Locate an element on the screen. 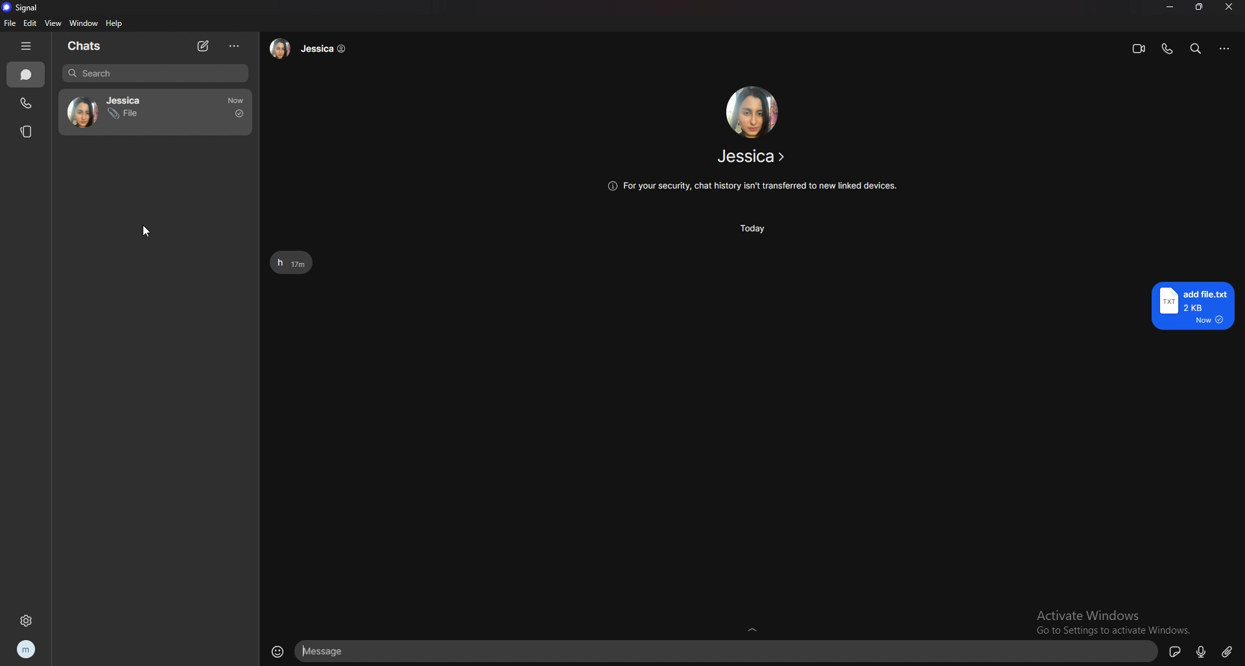  search is located at coordinates (1197, 48).